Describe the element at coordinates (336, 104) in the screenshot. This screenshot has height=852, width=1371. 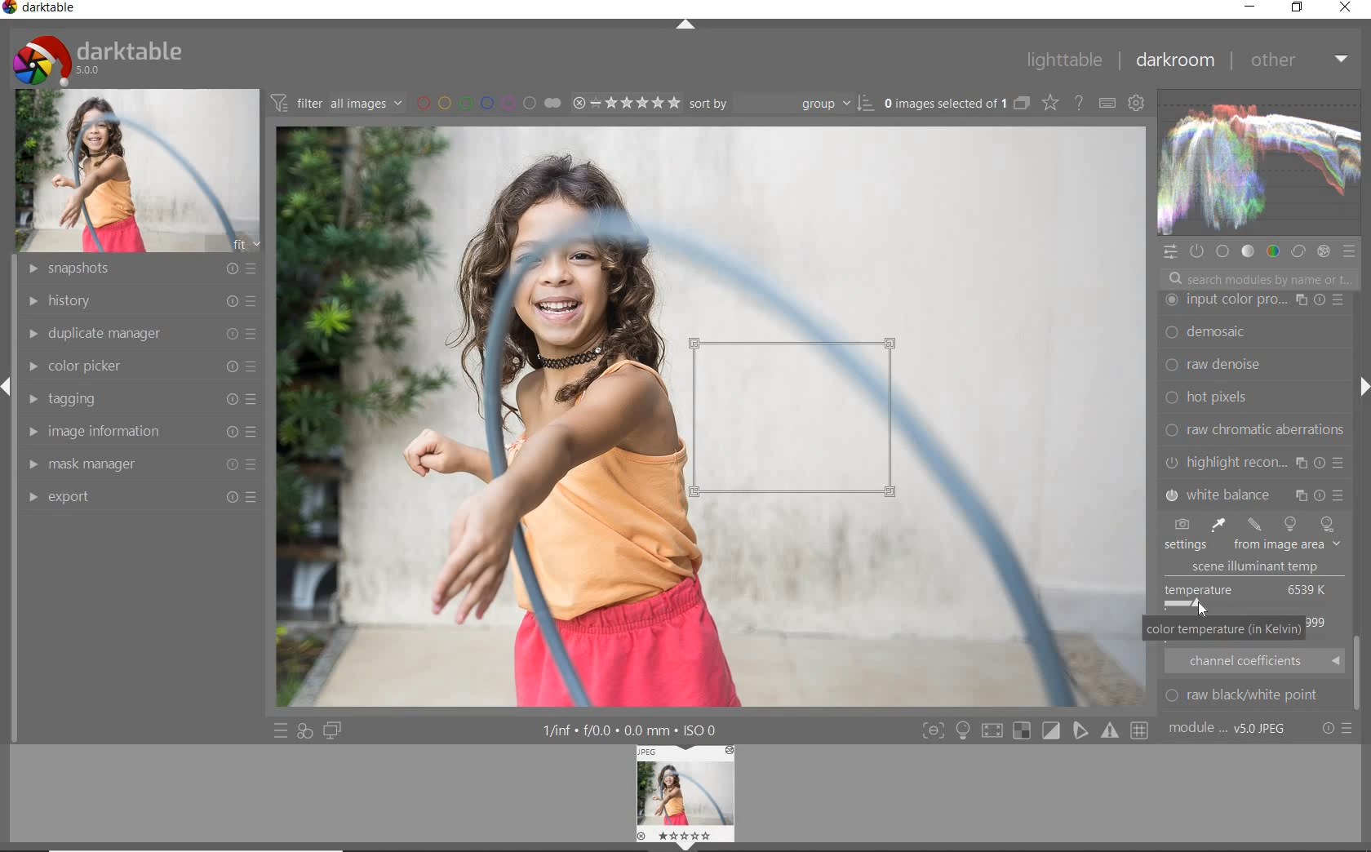
I see `filter images` at that location.